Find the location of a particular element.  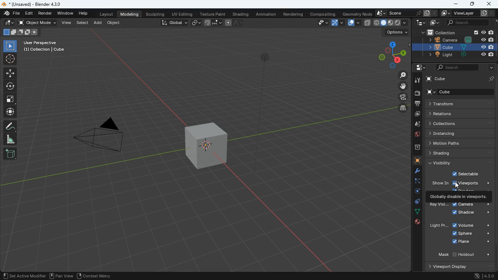

camera is located at coordinates (455, 40).